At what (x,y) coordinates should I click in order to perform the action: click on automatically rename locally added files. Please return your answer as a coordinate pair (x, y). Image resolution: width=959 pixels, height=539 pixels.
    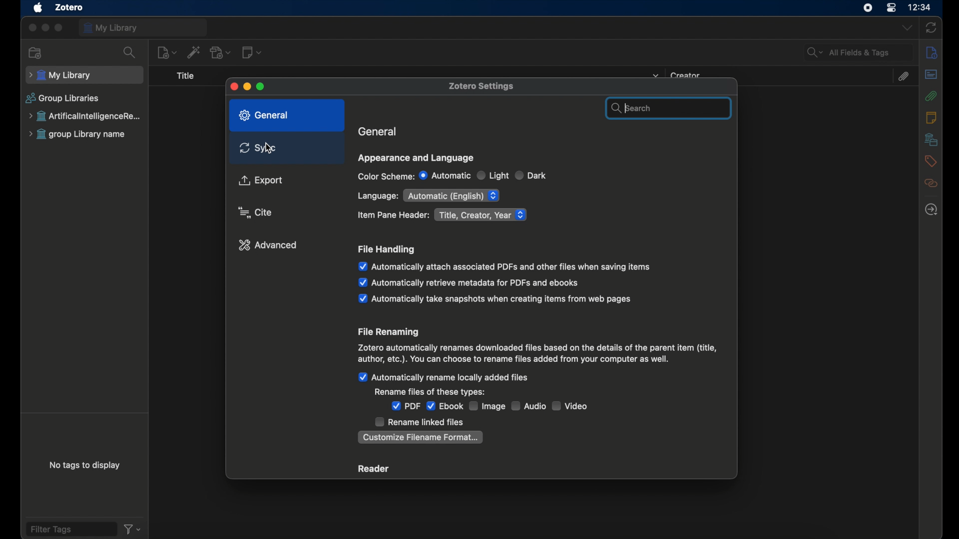
    Looking at the image, I should click on (444, 377).